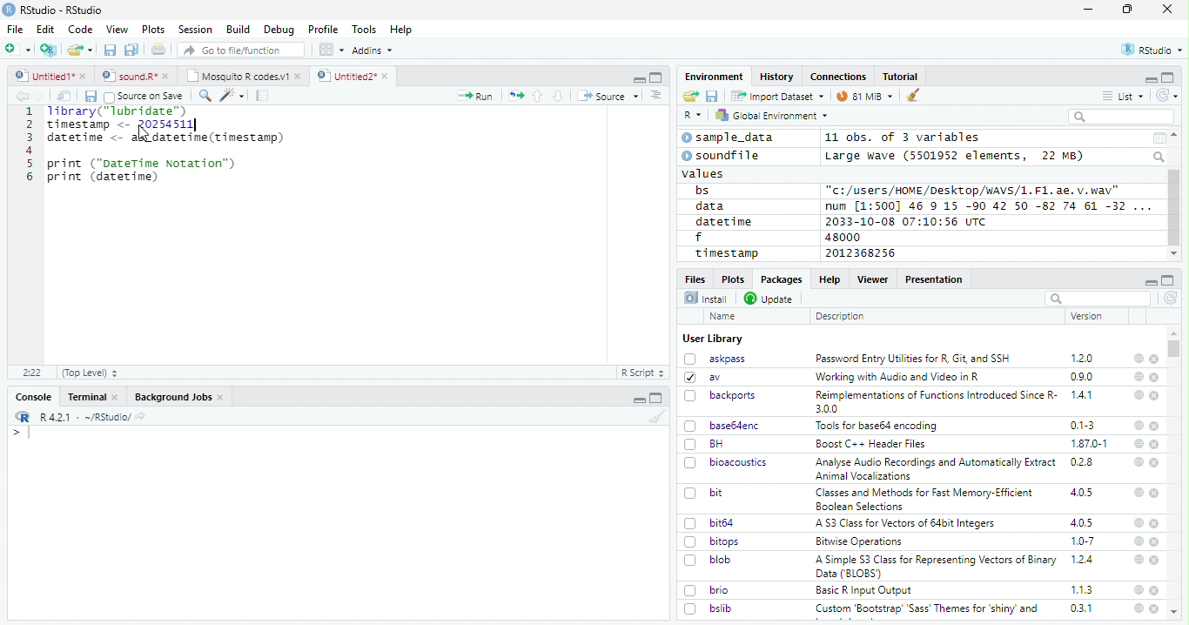 This screenshot has height=625, width=1189. Describe the element at coordinates (1082, 377) in the screenshot. I see `0.9.0` at that location.